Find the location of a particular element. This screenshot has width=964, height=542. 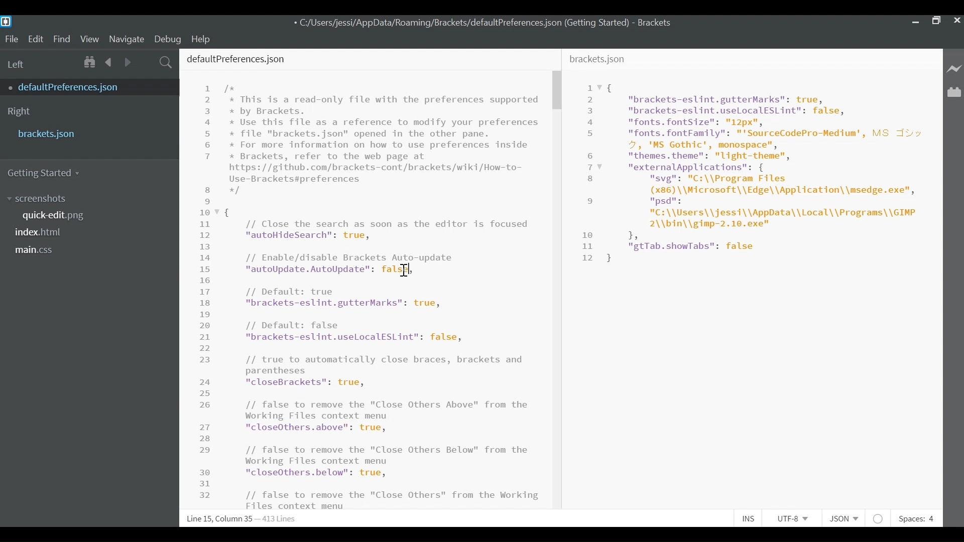

quickedit.png is located at coordinates (59, 215).